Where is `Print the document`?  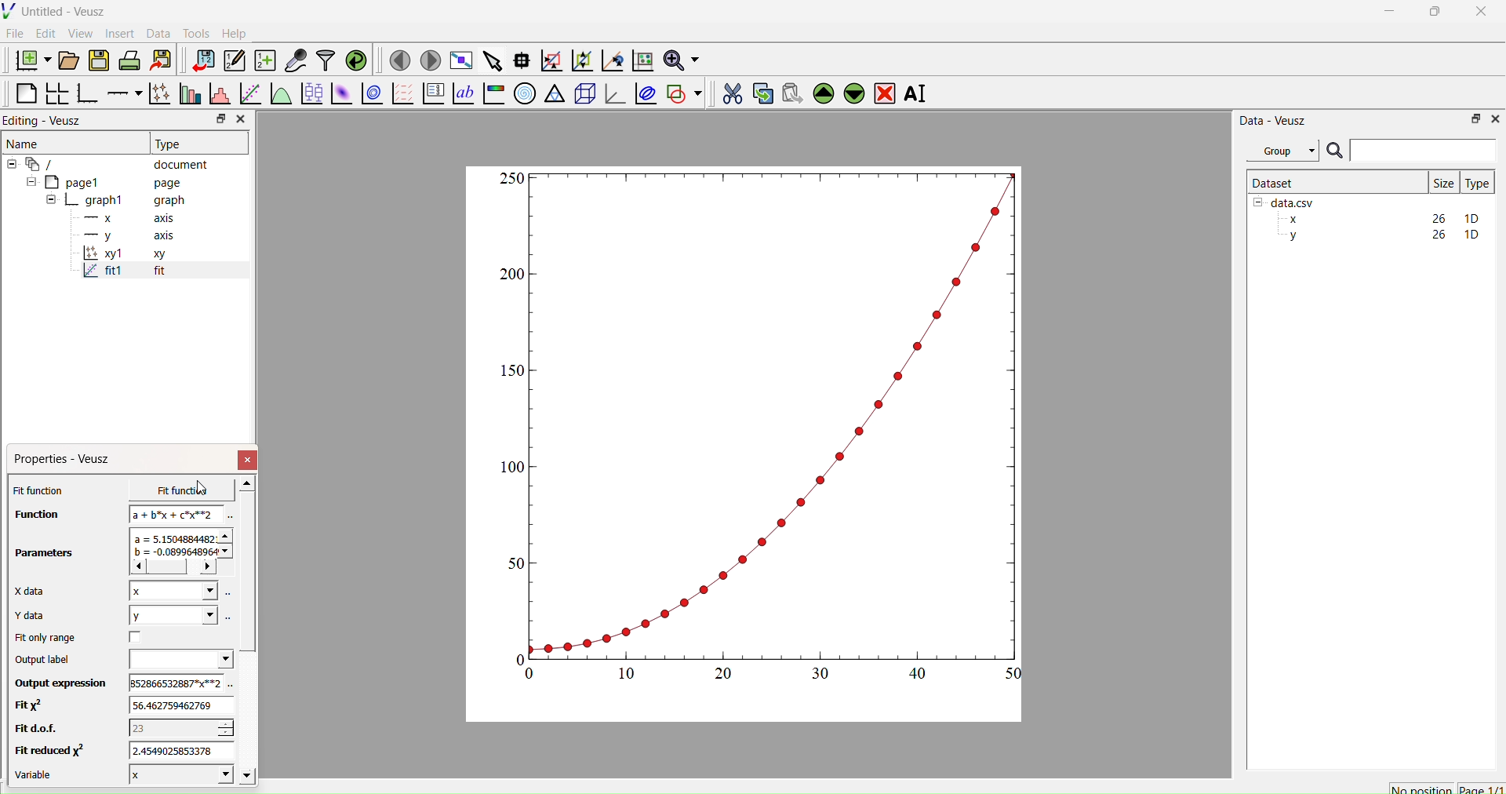 Print the document is located at coordinates (129, 59).